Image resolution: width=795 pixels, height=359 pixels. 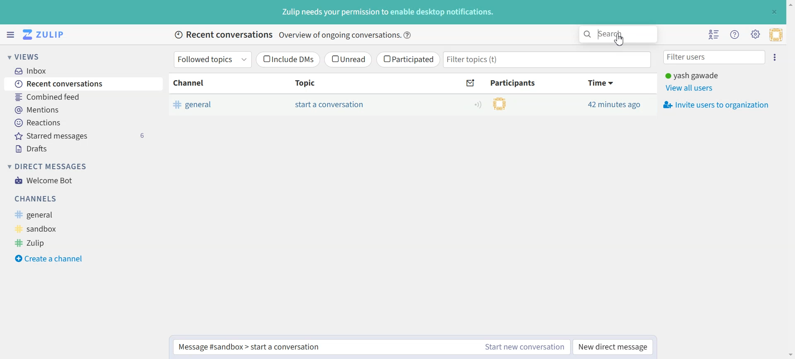 I want to click on Start a conversation, so click(x=329, y=105).